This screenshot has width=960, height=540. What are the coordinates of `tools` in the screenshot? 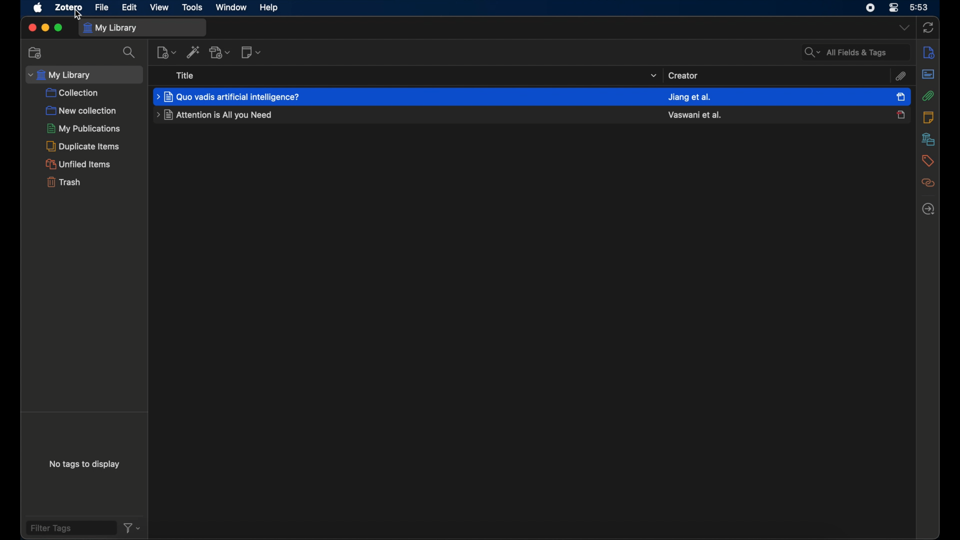 It's located at (192, 7).